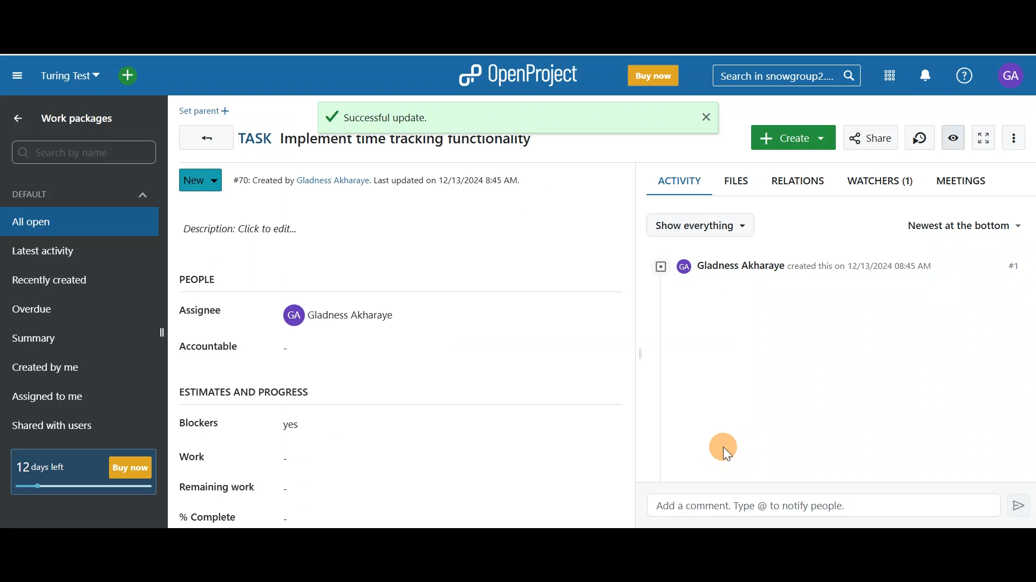 This screenshot has width=1036, height=582. Describe the element at coordinates (206, 421) in the screenshot. I see `Blockers` at that location.